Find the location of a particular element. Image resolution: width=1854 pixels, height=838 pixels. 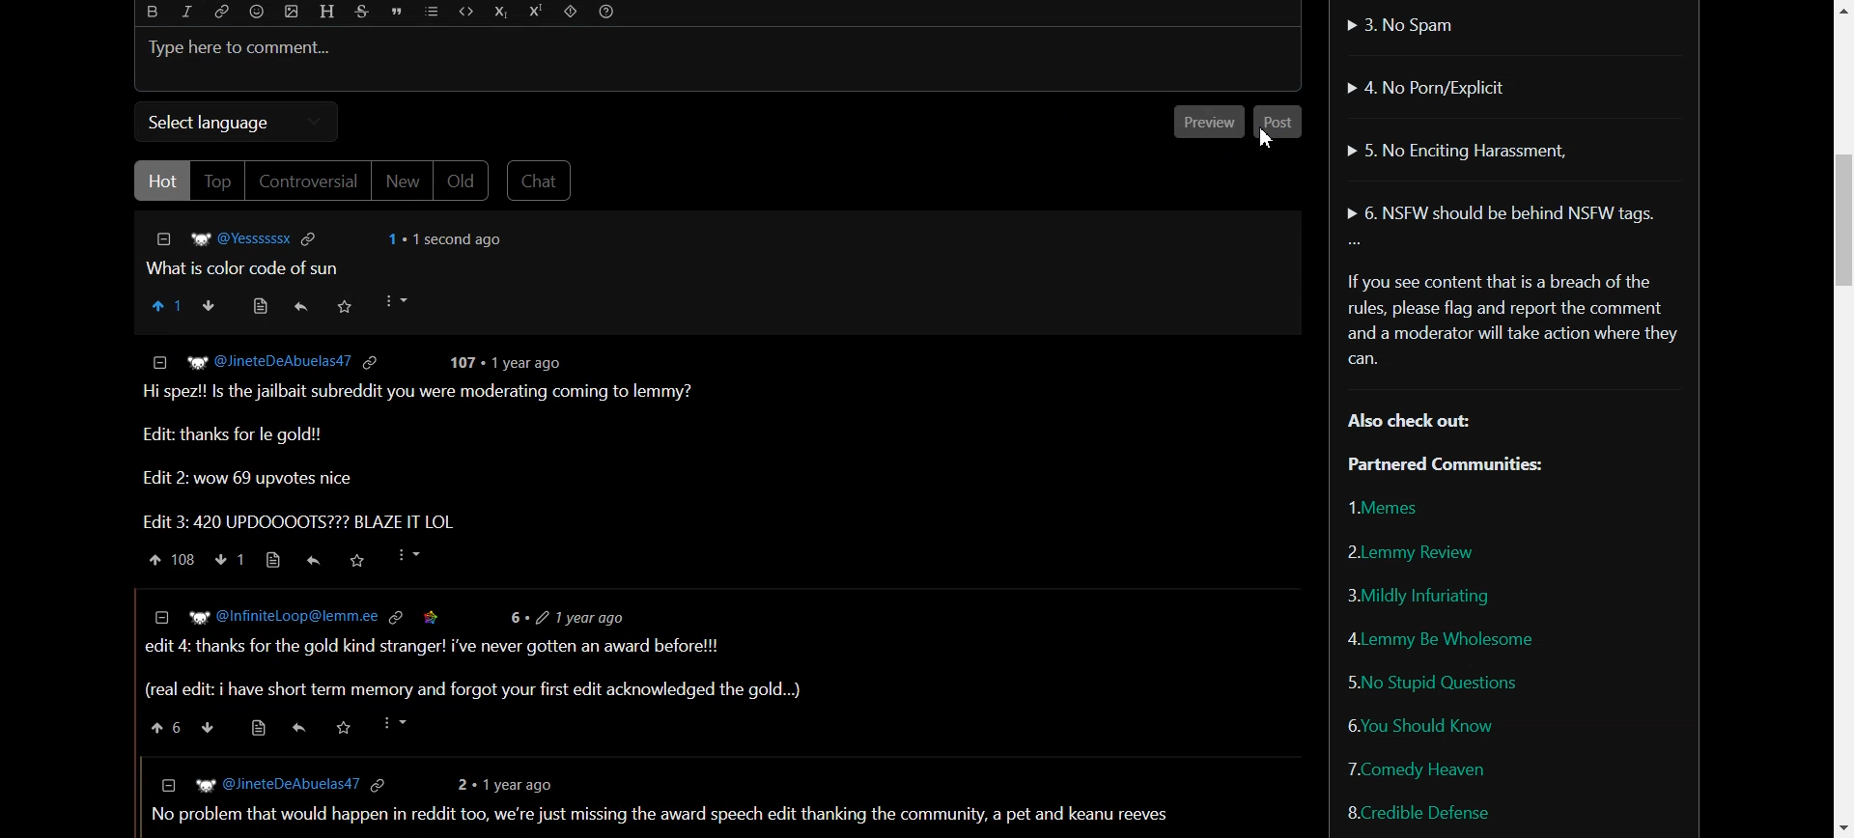

Spoiler is located at coordinates (571, 12).